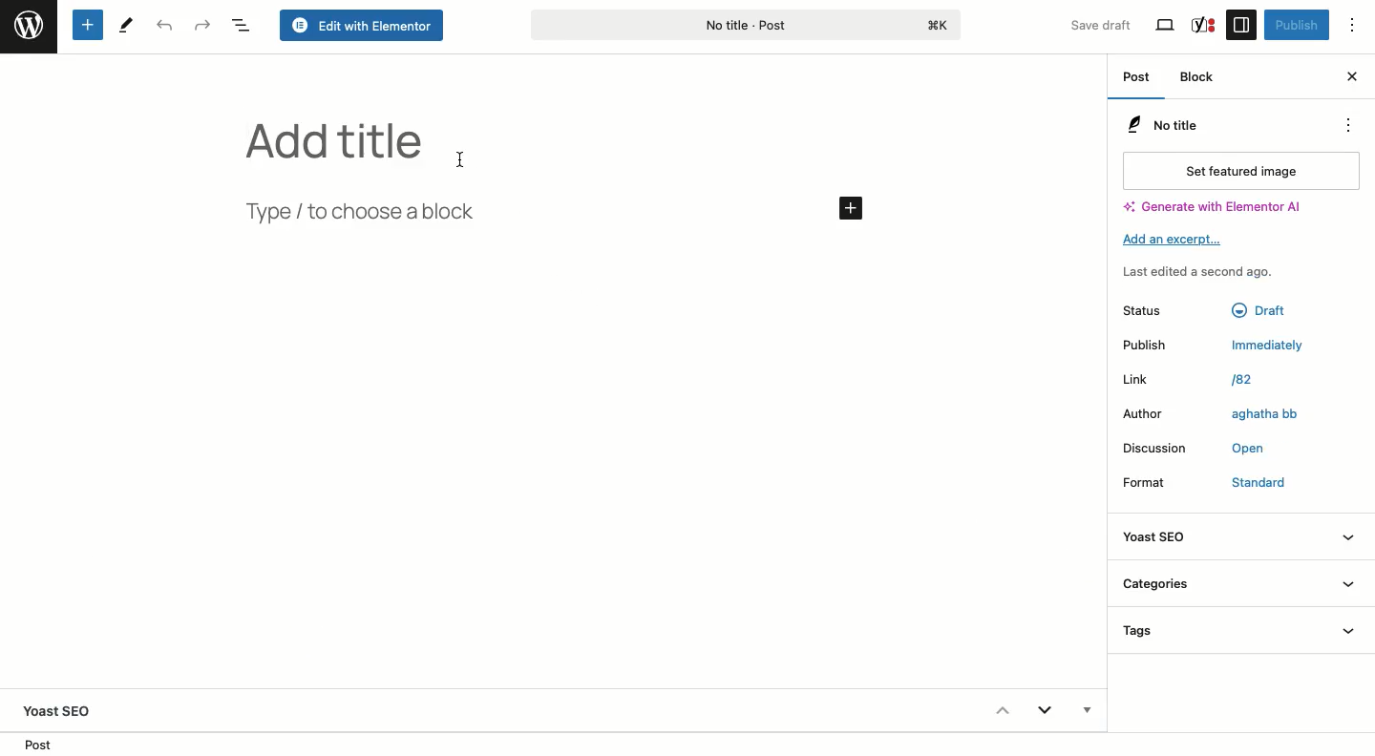  I want to click on Format Standard, so click(1155, 480).